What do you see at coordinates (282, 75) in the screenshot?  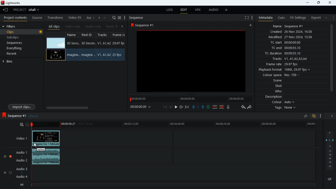 I see `colour space` at bounding box center [282, 75].